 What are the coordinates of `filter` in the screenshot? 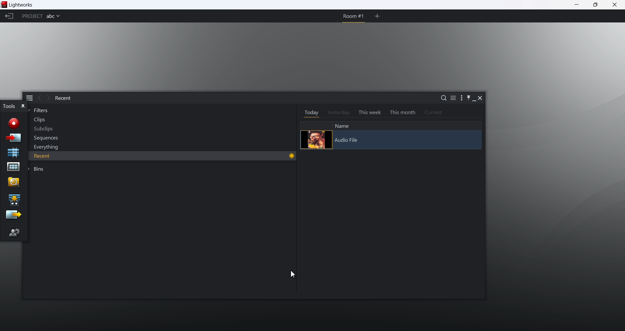 It's located at (39, 111).